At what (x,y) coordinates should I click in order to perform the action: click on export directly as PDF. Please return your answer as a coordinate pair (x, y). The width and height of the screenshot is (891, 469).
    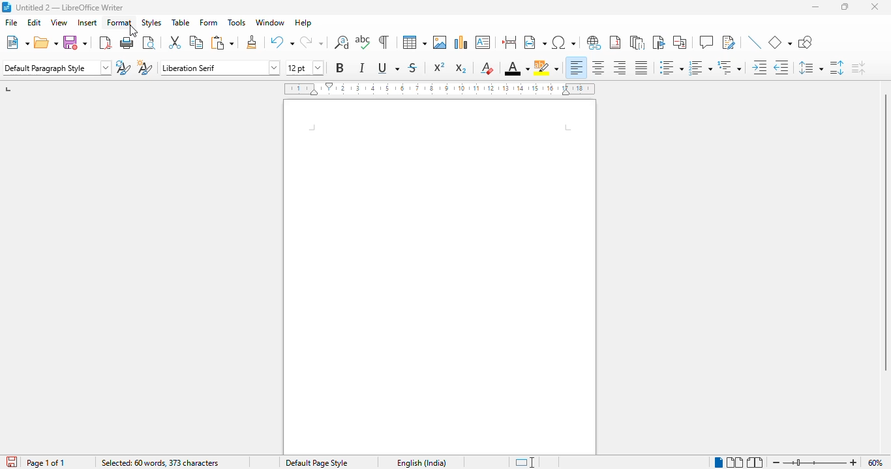
    Looking at the image, I should click on (106, 42).